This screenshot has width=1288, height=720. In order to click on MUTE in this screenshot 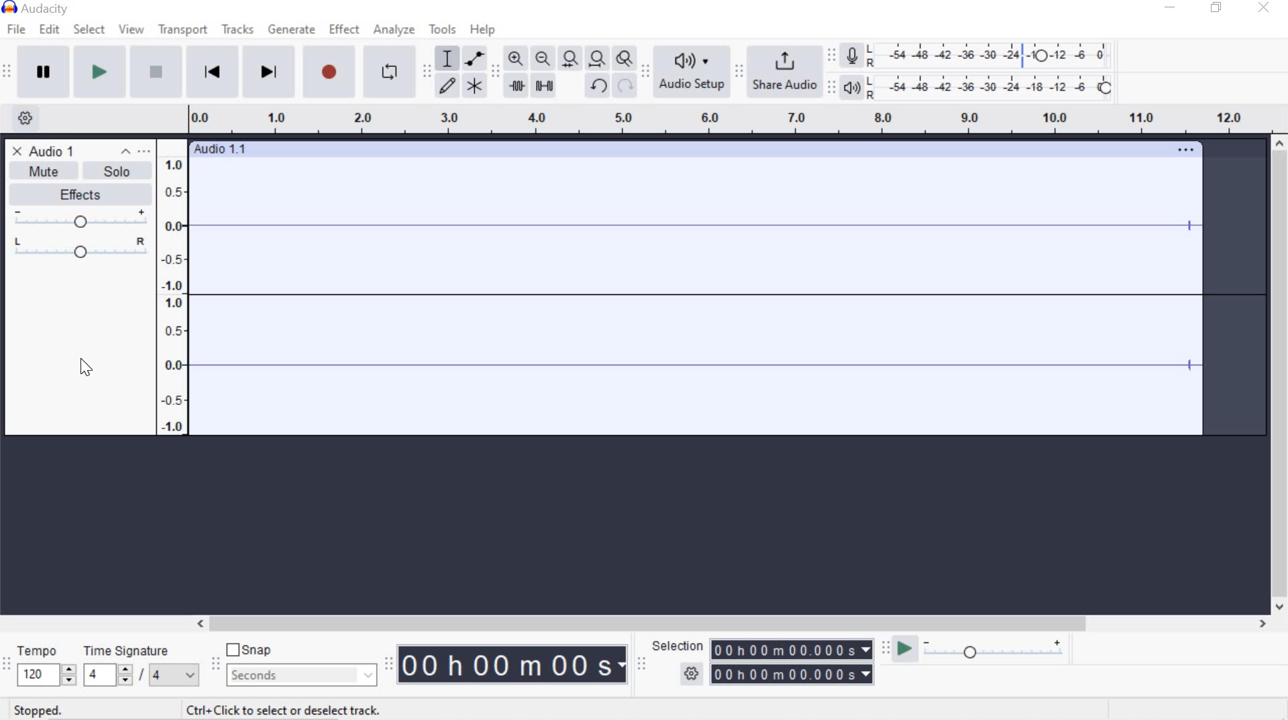, I will do `click(37, 173)`.